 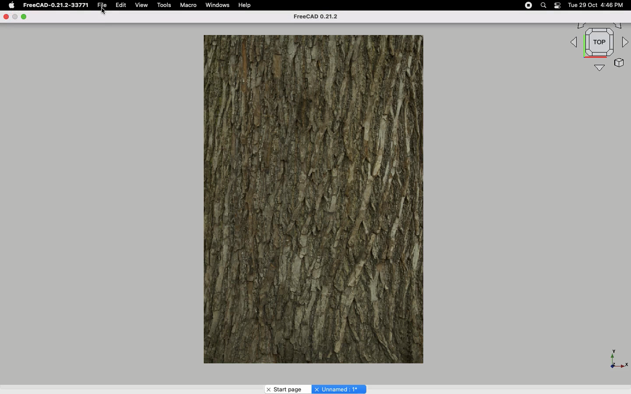 What do you see at coordinates (314, 197) in the screenshot?
I see `Object` at bounding box center [314, 197].